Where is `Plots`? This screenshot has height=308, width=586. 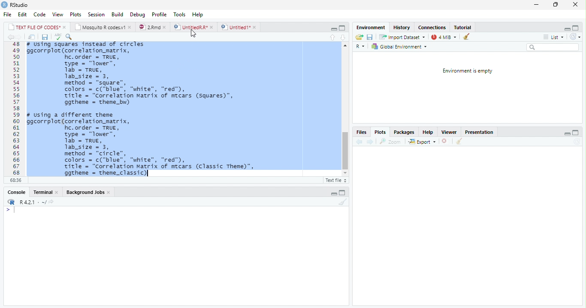
Plots is located at coordinates (381, 133).